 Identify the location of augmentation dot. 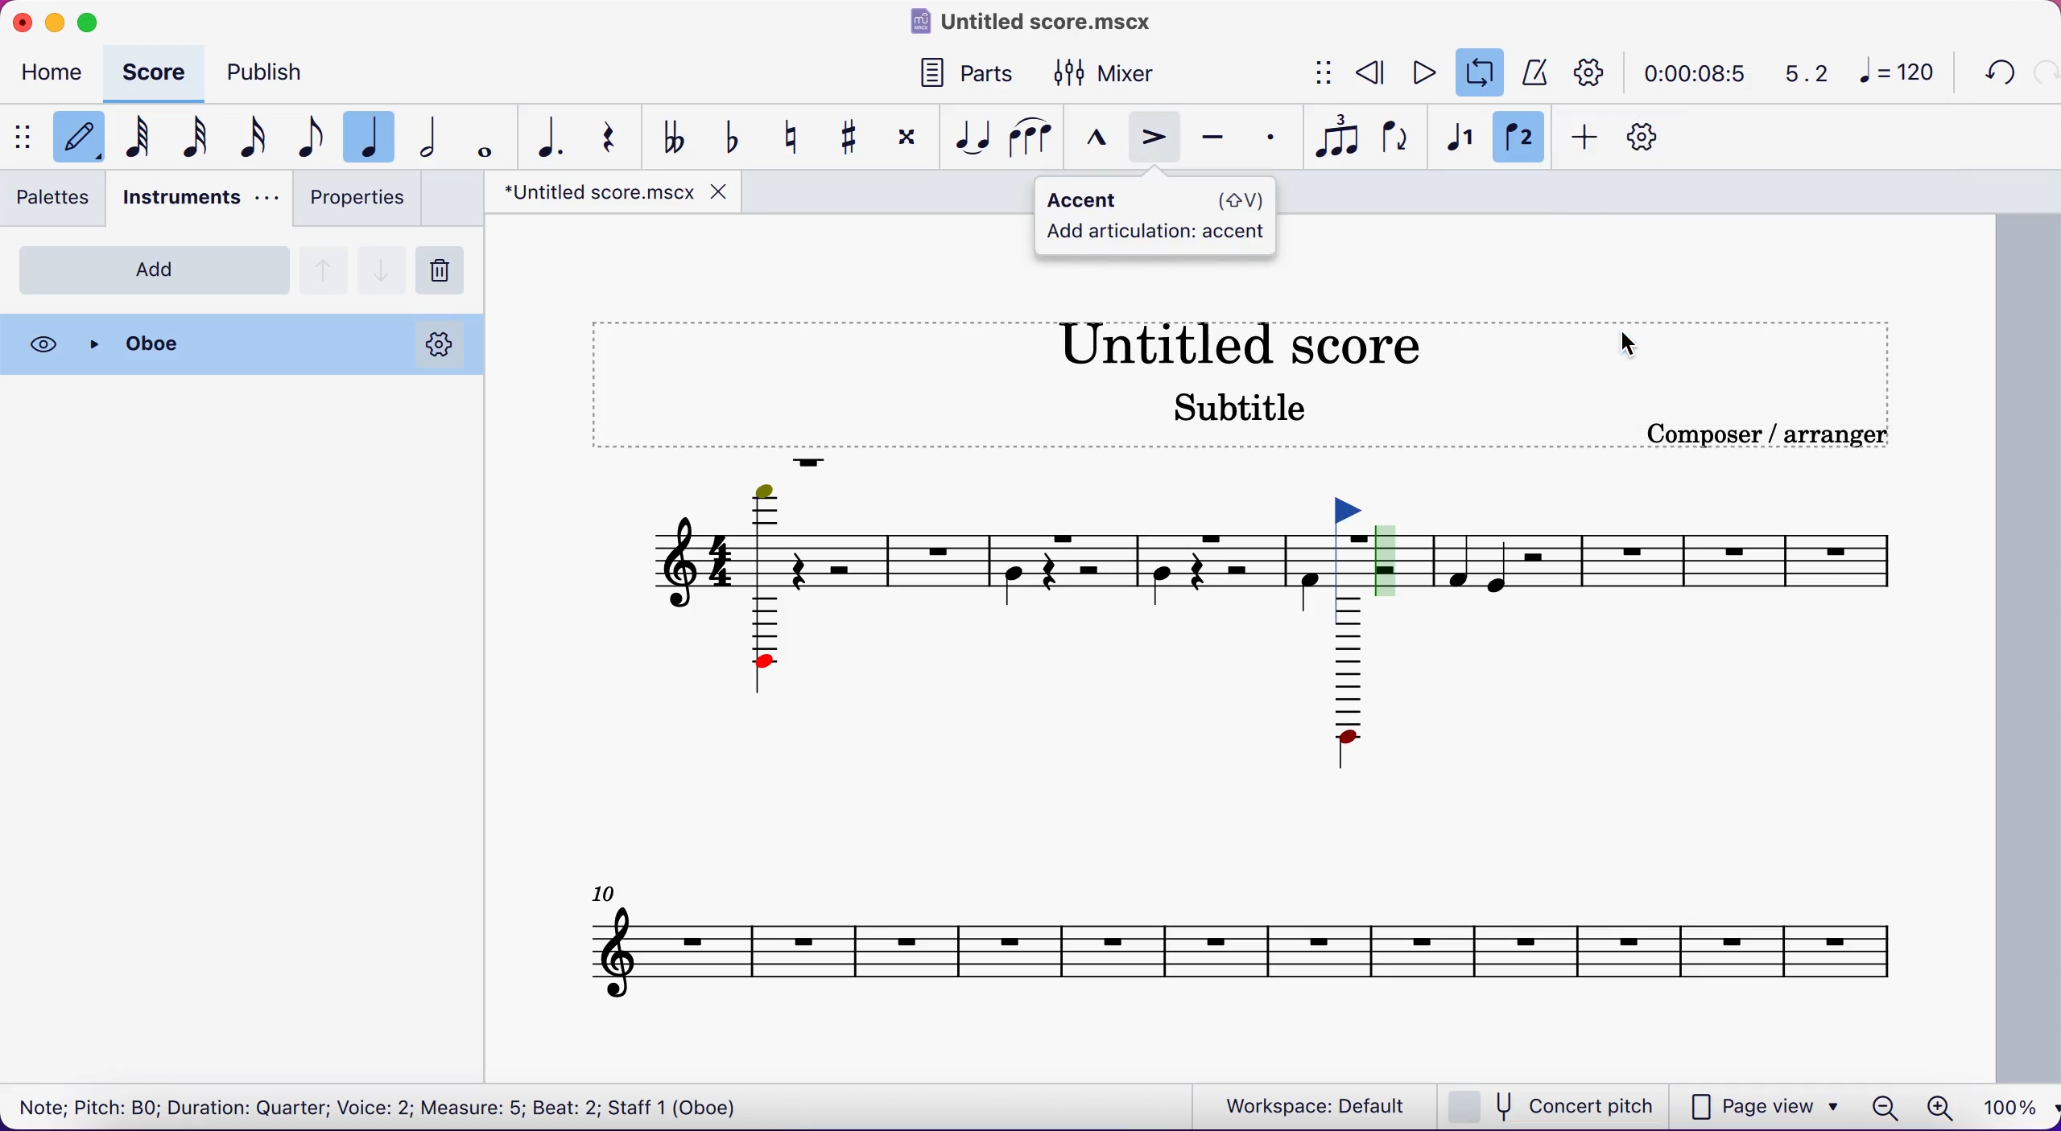
(546, 137).